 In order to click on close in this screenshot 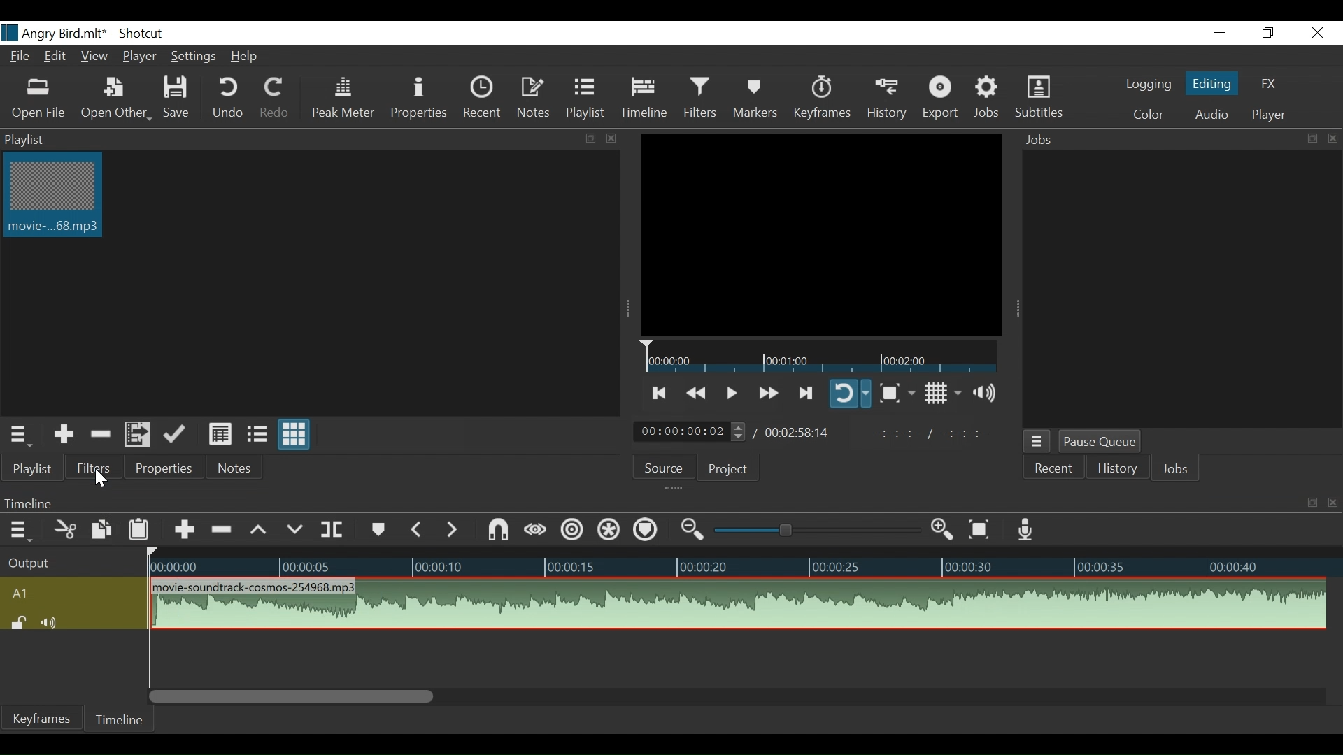, I will do `click(1330, 502)`.